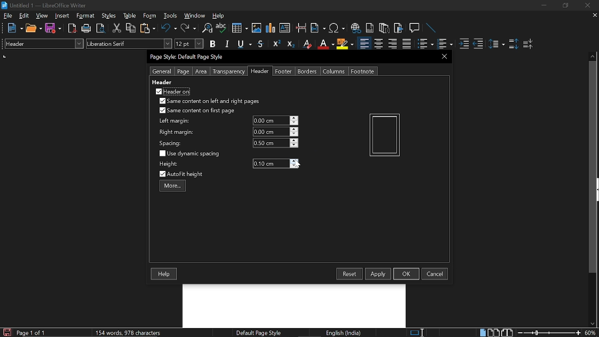 This screenshot has height=337, width=599. What do you see at coordinates (597, 190) in the screenshot?
I see `sidebar menu` at bounding box center [597, 190].